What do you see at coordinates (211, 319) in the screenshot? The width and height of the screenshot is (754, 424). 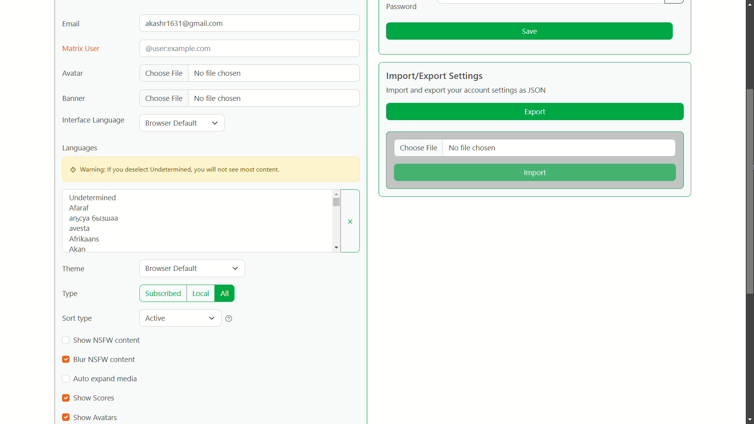 I see `dropdown` at bounding box center [211, 319].